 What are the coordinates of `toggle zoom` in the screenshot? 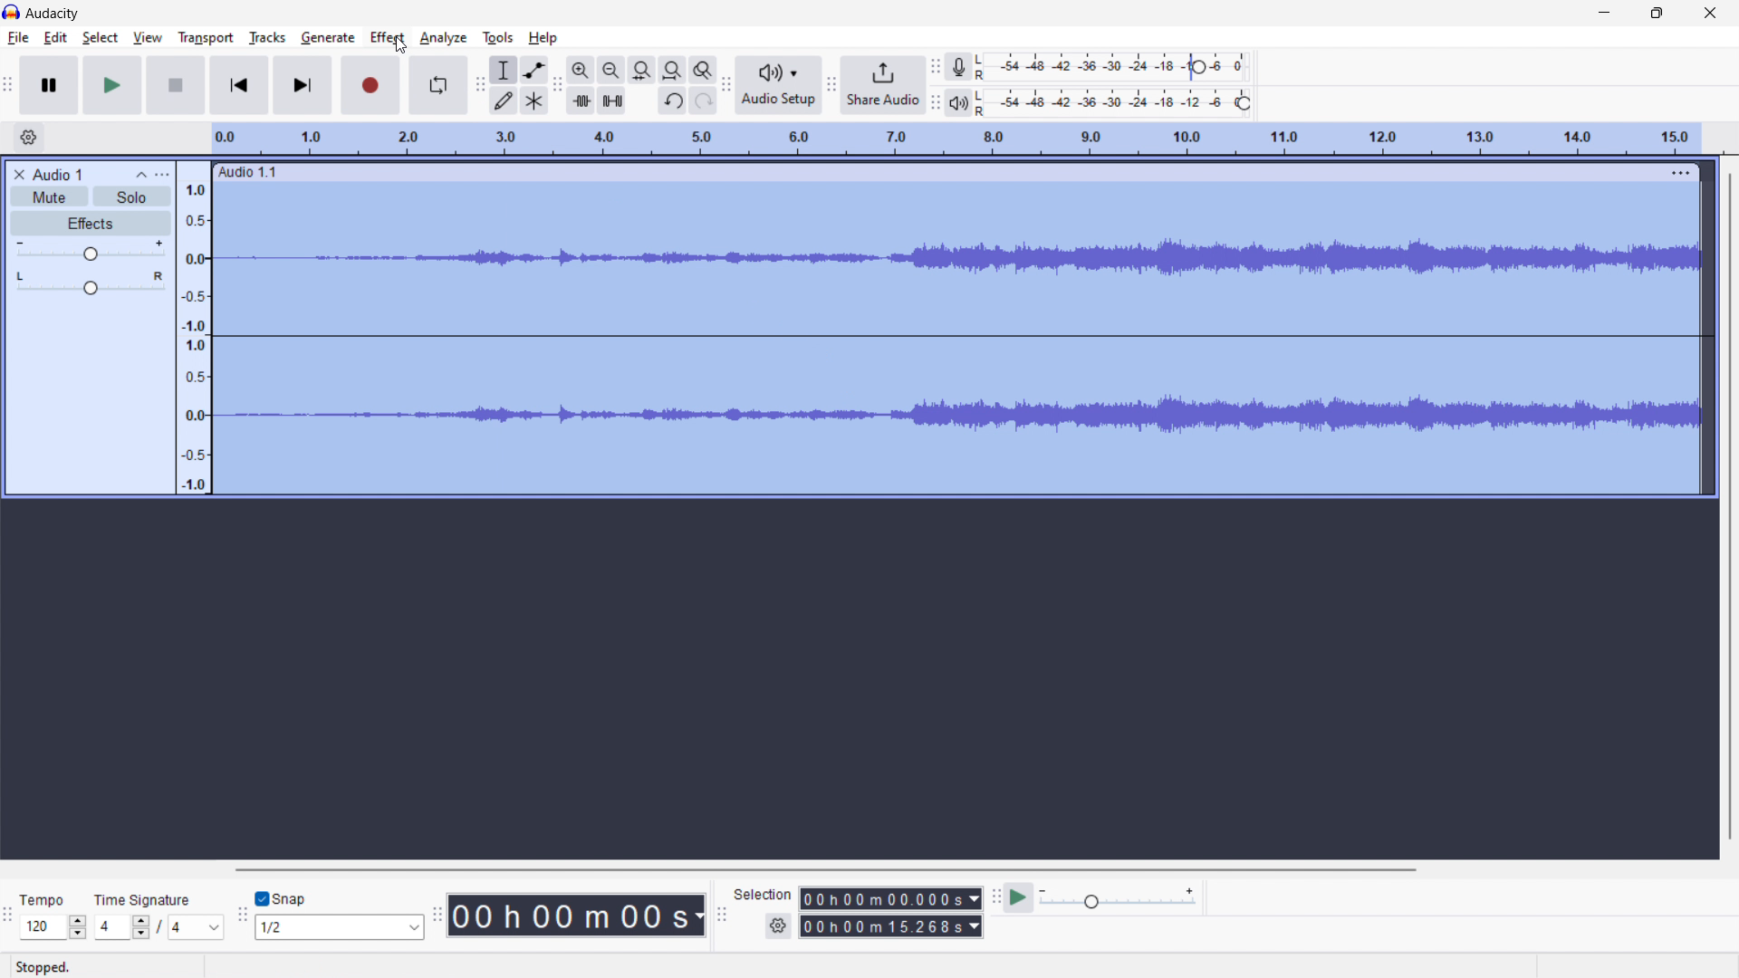 It's located at (703, 70).